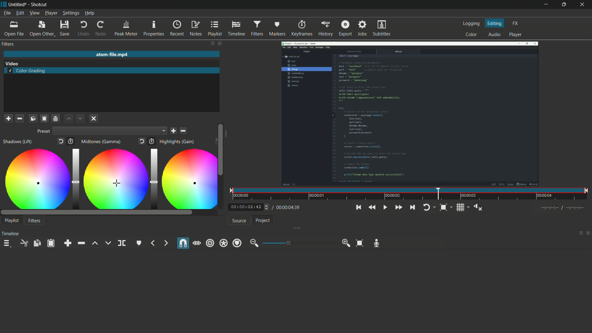 This screenshot has width=592, height=333. I want to click on adjustment bar, so click(298, 243).